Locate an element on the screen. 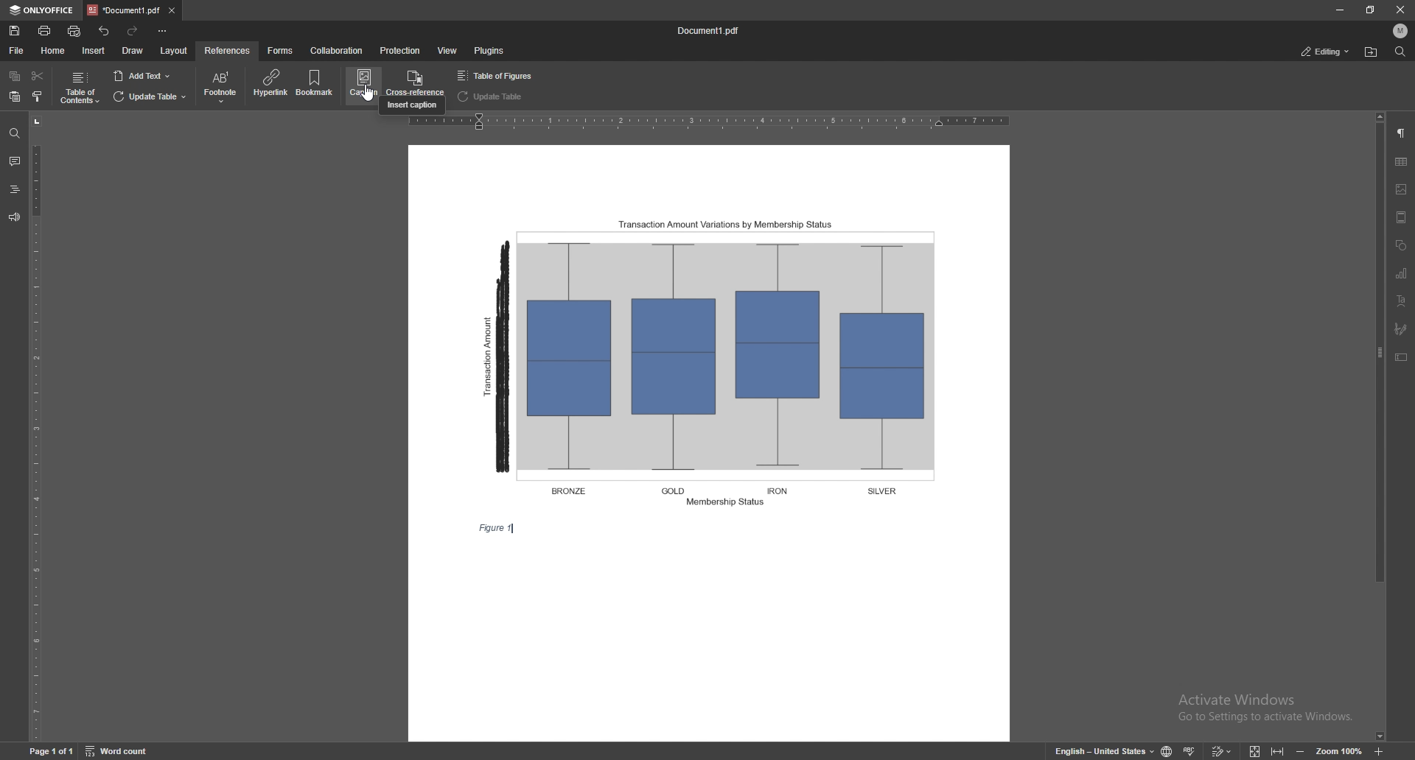 This screenshot has width=1415, height=760. bookmark is located at coordinates (316, 84).